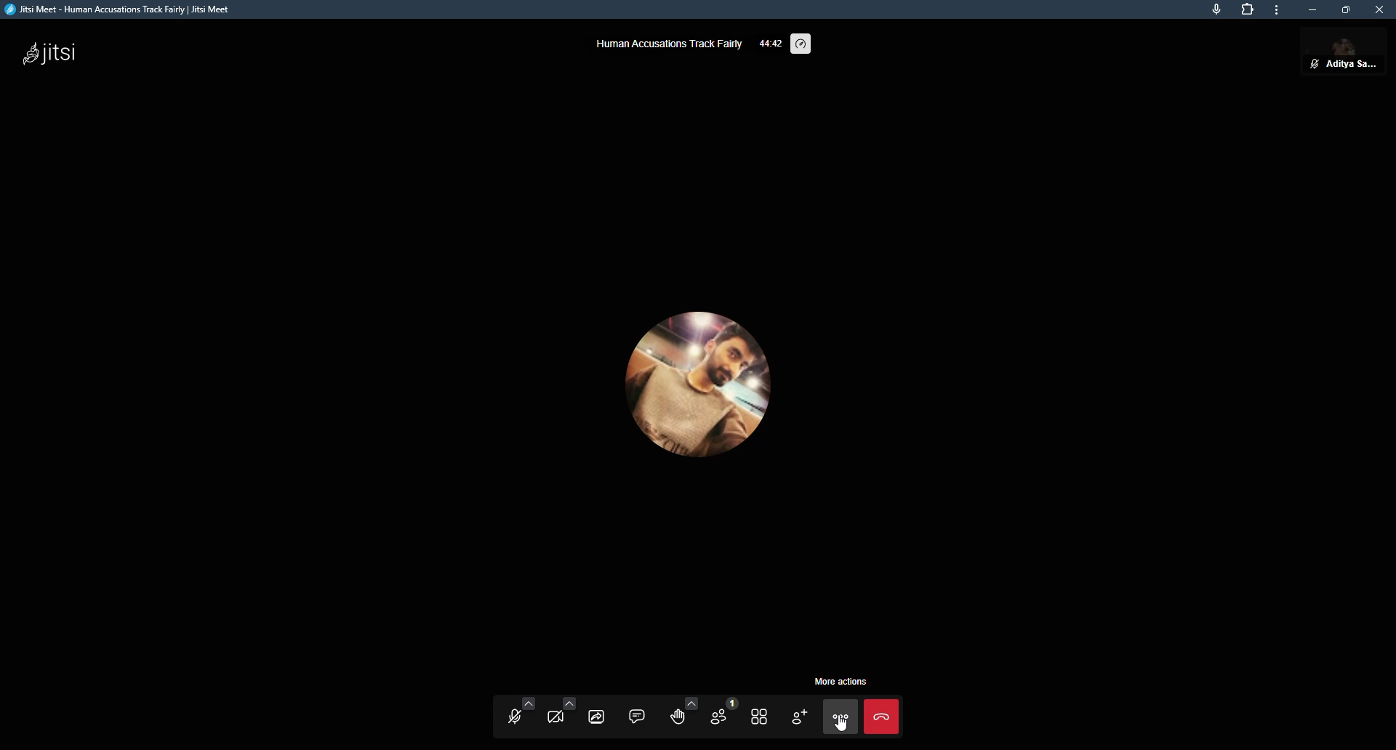 The height and width of the screenshot is (750, 1396). Describe the element at coordinates (1245, 9) in the screenshot. I see `extensions` at that location.